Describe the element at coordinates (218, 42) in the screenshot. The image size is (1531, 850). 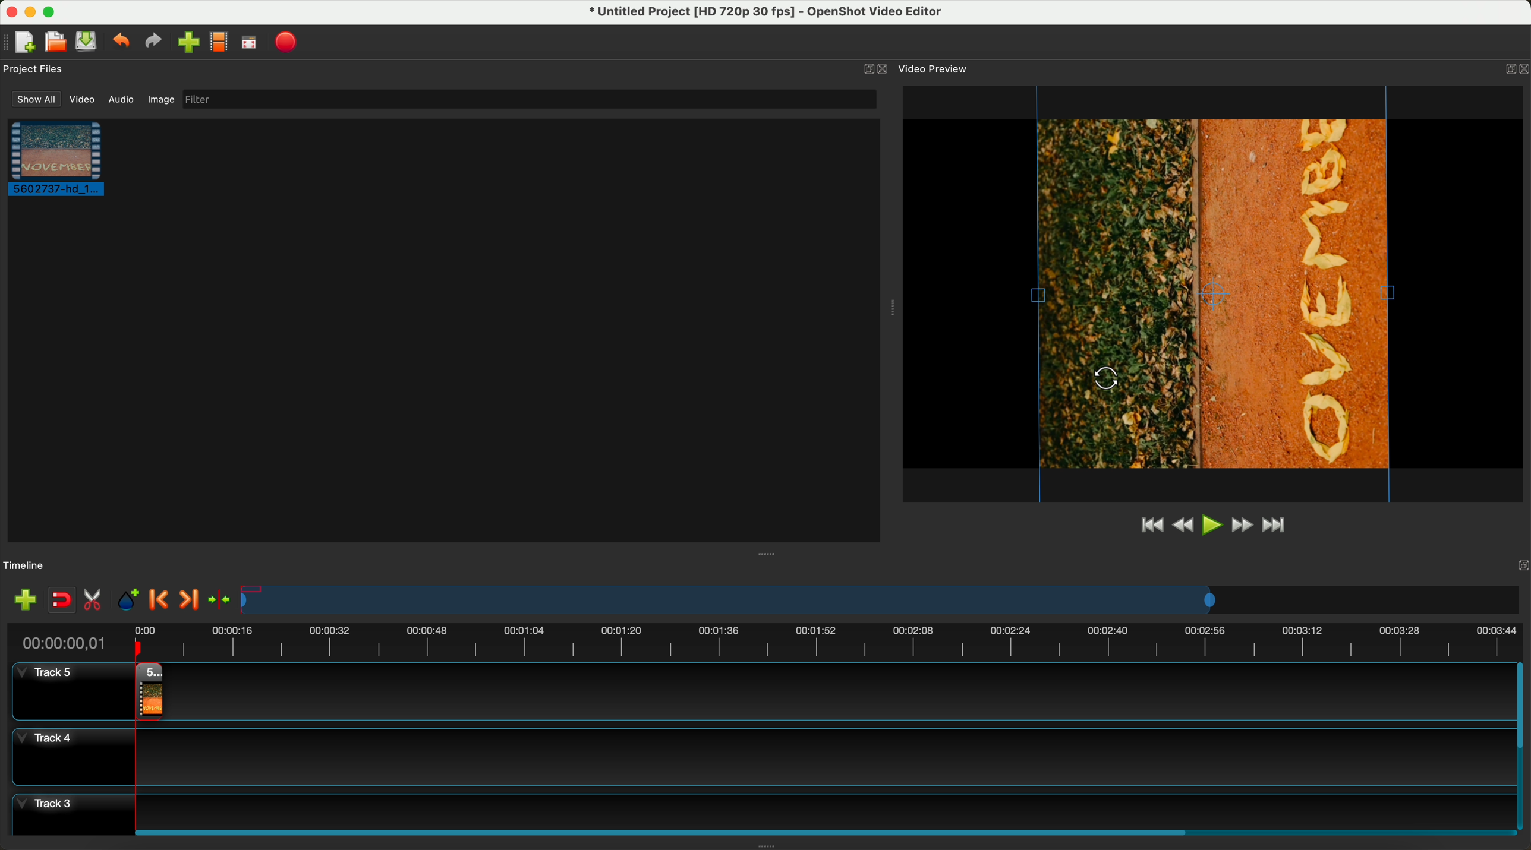
I see `choose profile` at that location.